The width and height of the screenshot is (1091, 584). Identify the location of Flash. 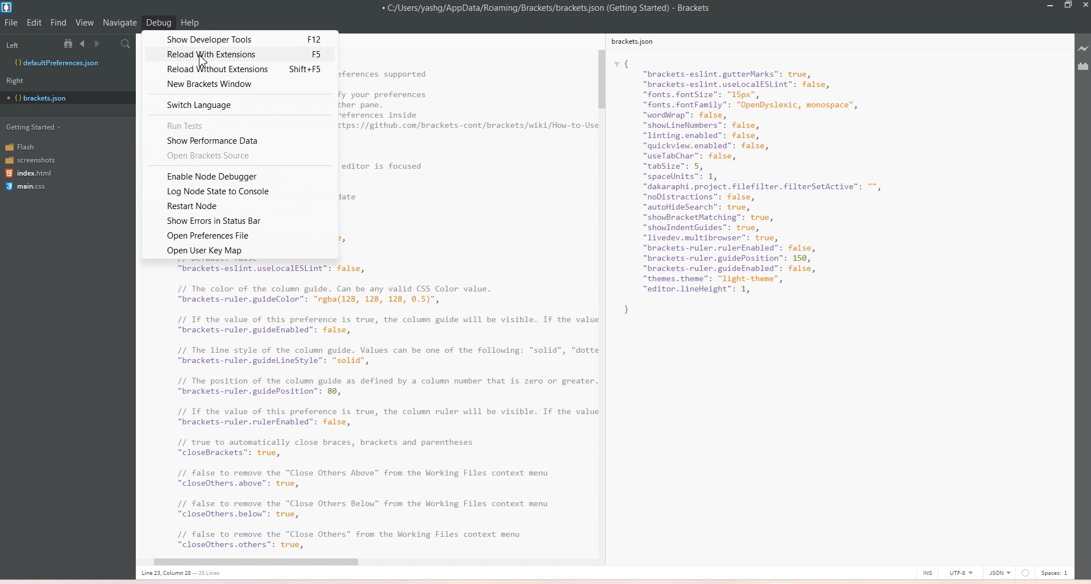
(28, 146).